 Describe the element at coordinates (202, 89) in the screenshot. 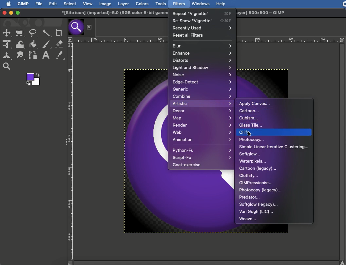

I see `Generic` at that location.